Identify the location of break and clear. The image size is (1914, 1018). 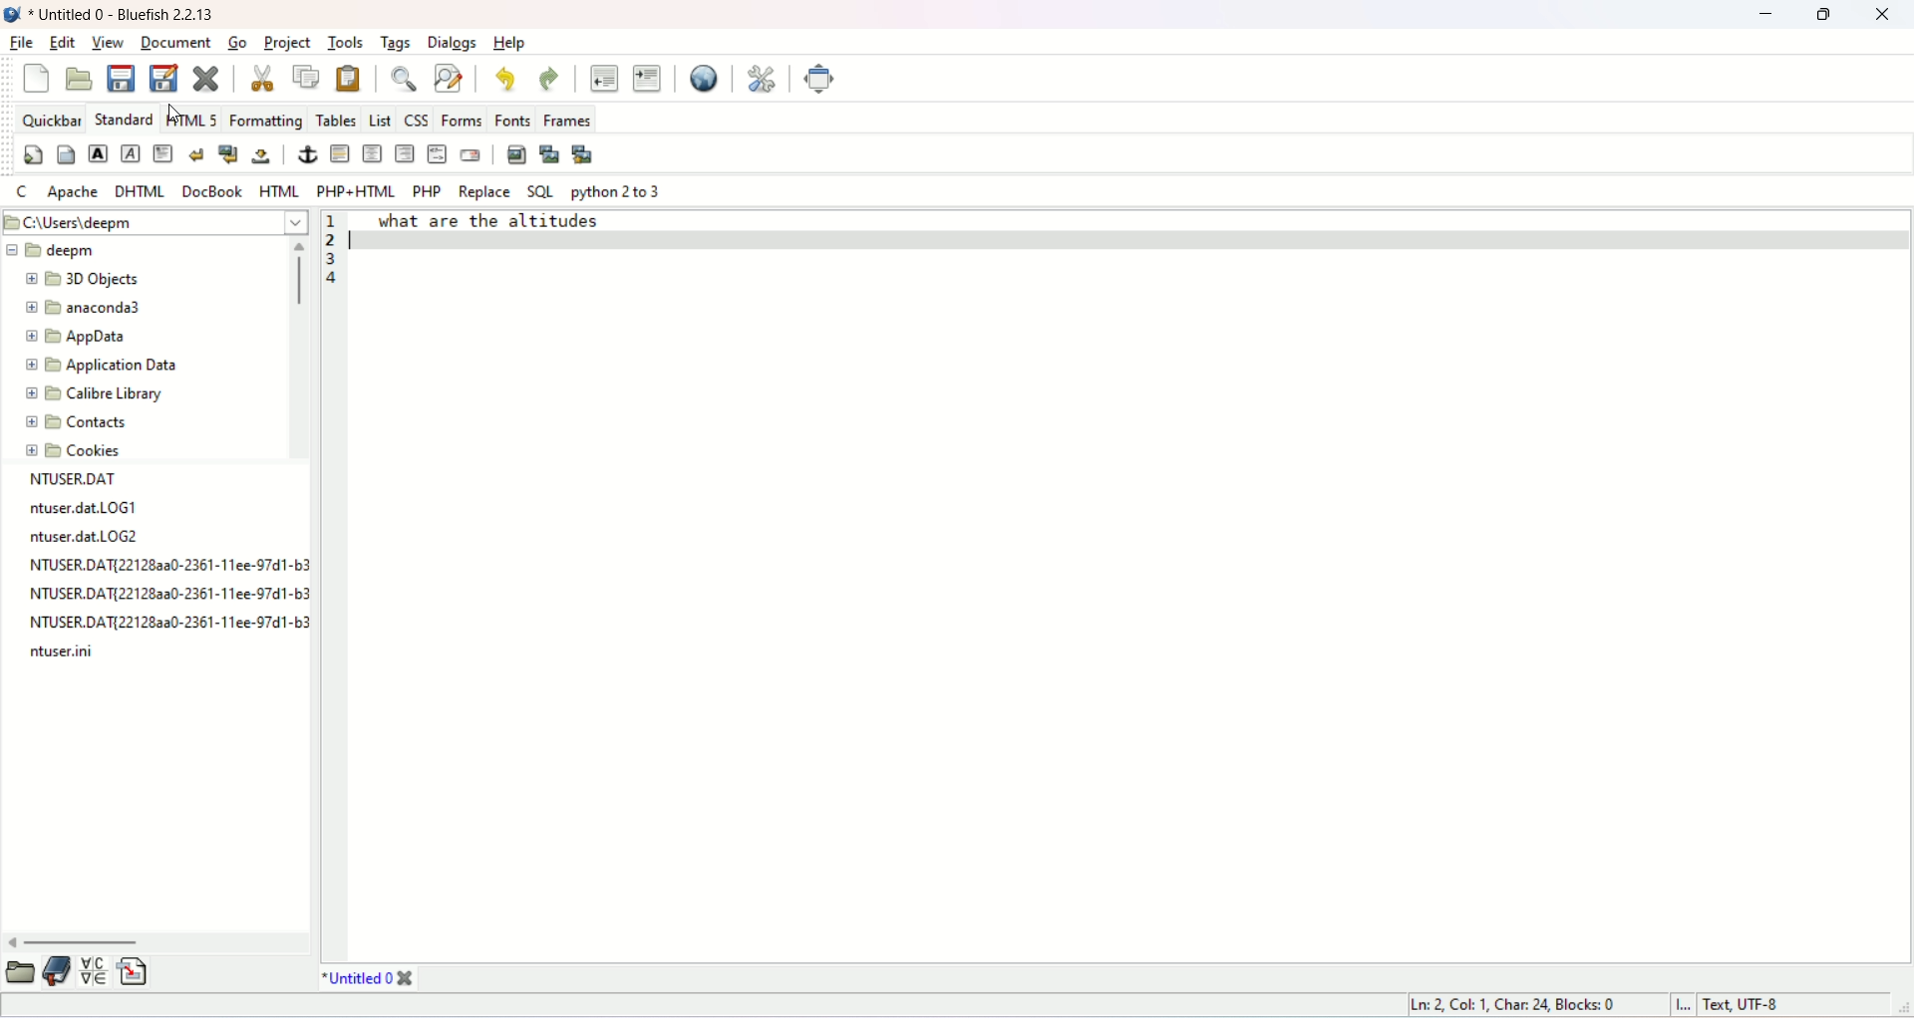
(227, 154).